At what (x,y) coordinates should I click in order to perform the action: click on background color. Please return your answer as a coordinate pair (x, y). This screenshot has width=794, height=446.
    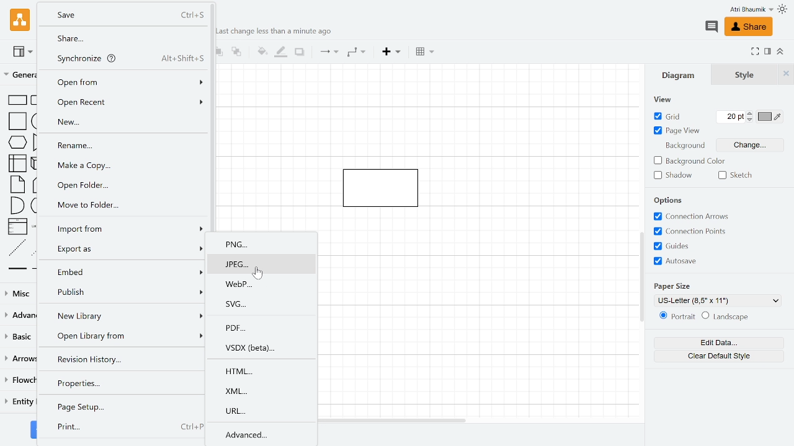
    Looking at the image, I should click on (689, 162).